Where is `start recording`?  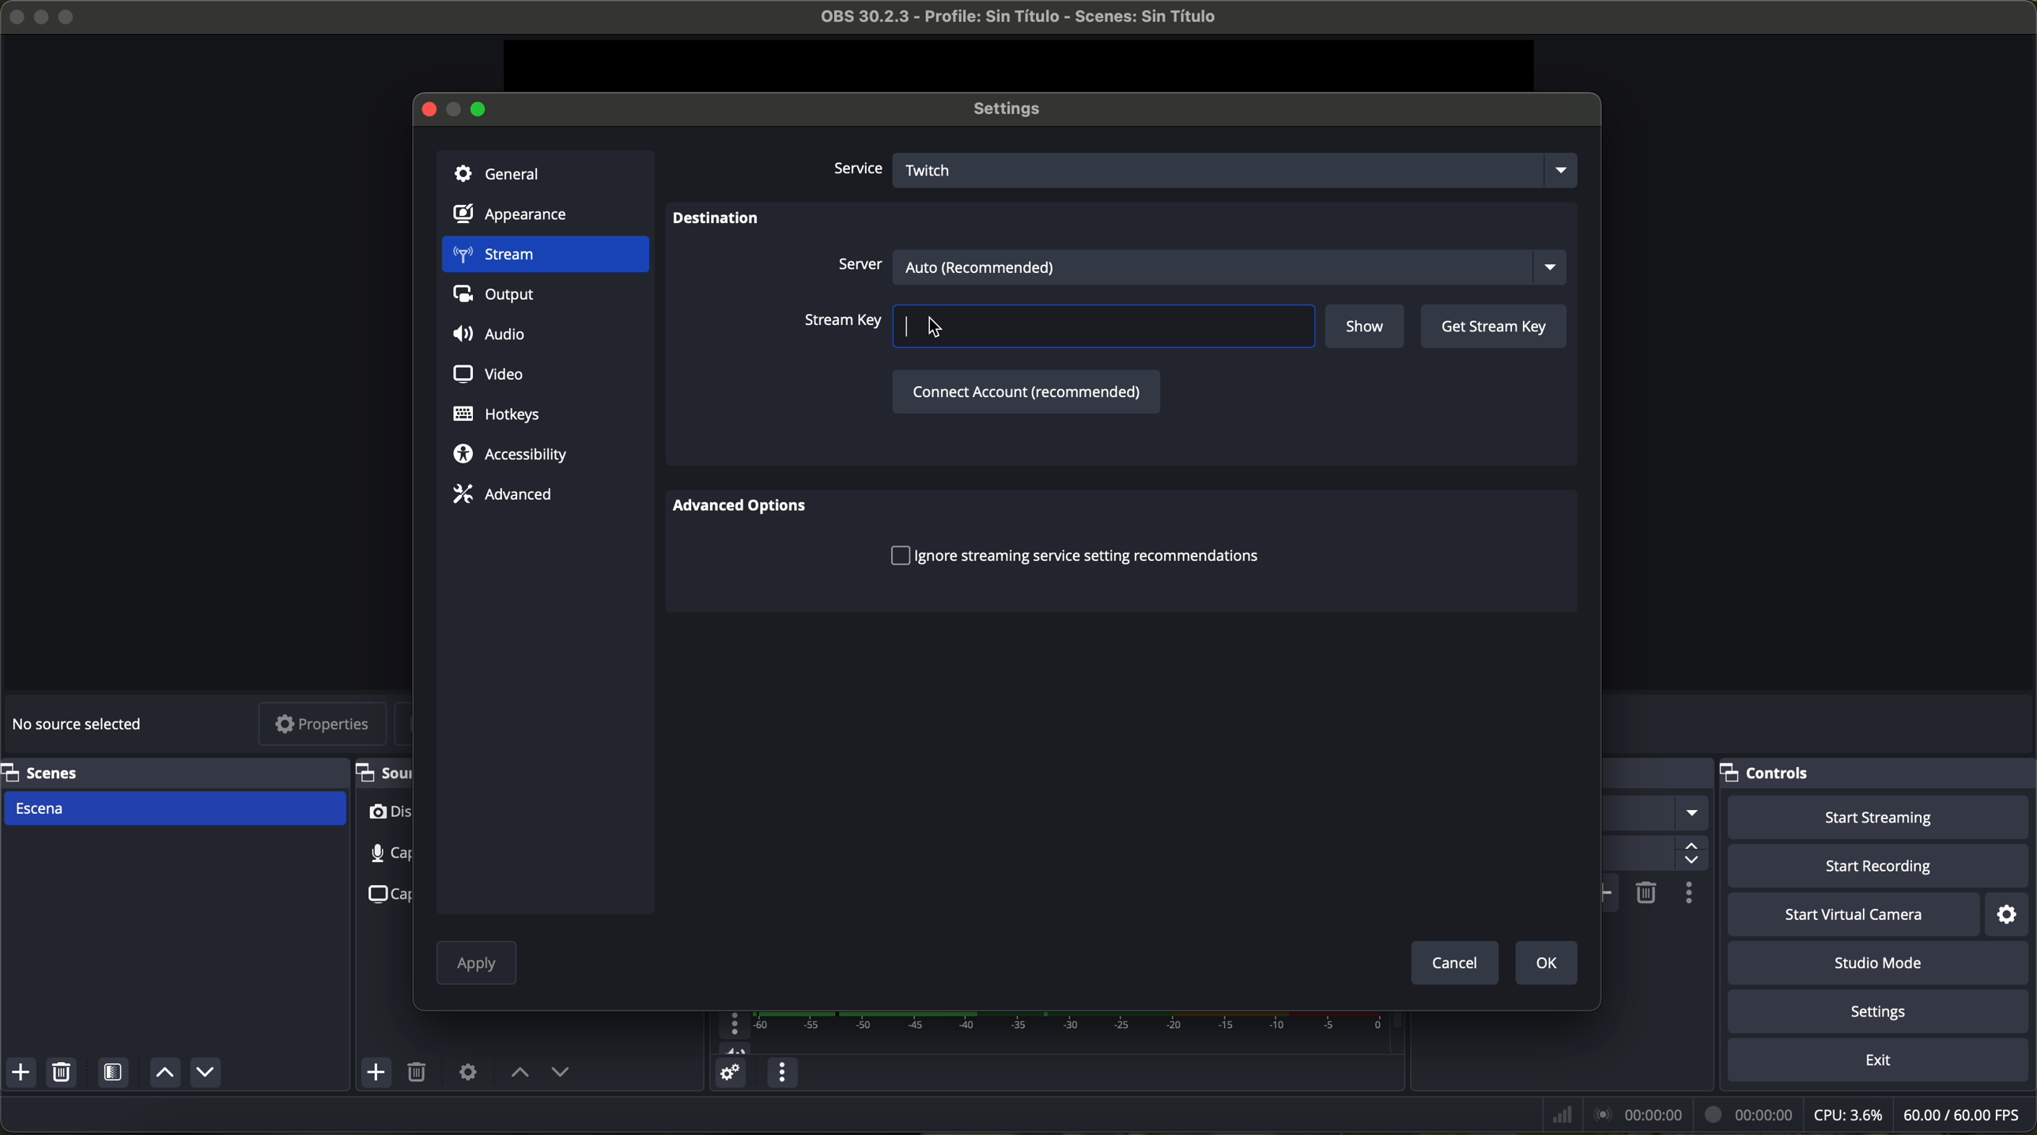
start recording is located at coordinates (1880, 868).